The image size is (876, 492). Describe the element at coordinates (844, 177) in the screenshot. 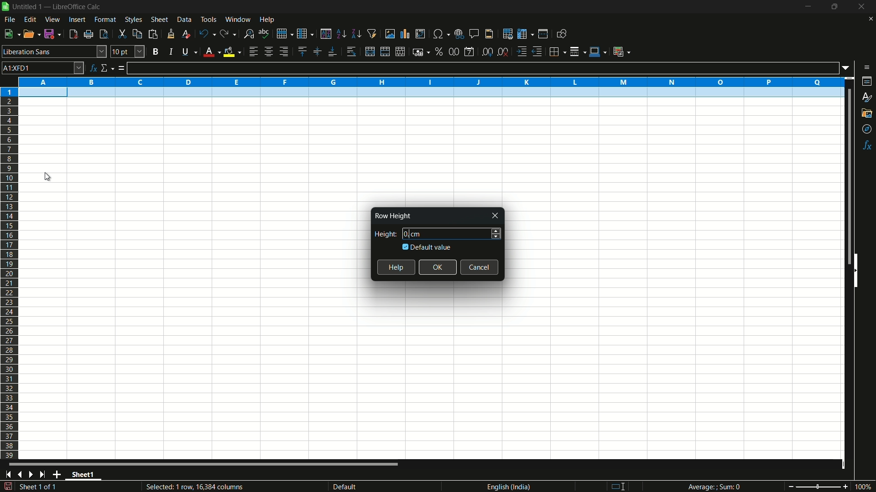

I see `scroll bar` at that location.